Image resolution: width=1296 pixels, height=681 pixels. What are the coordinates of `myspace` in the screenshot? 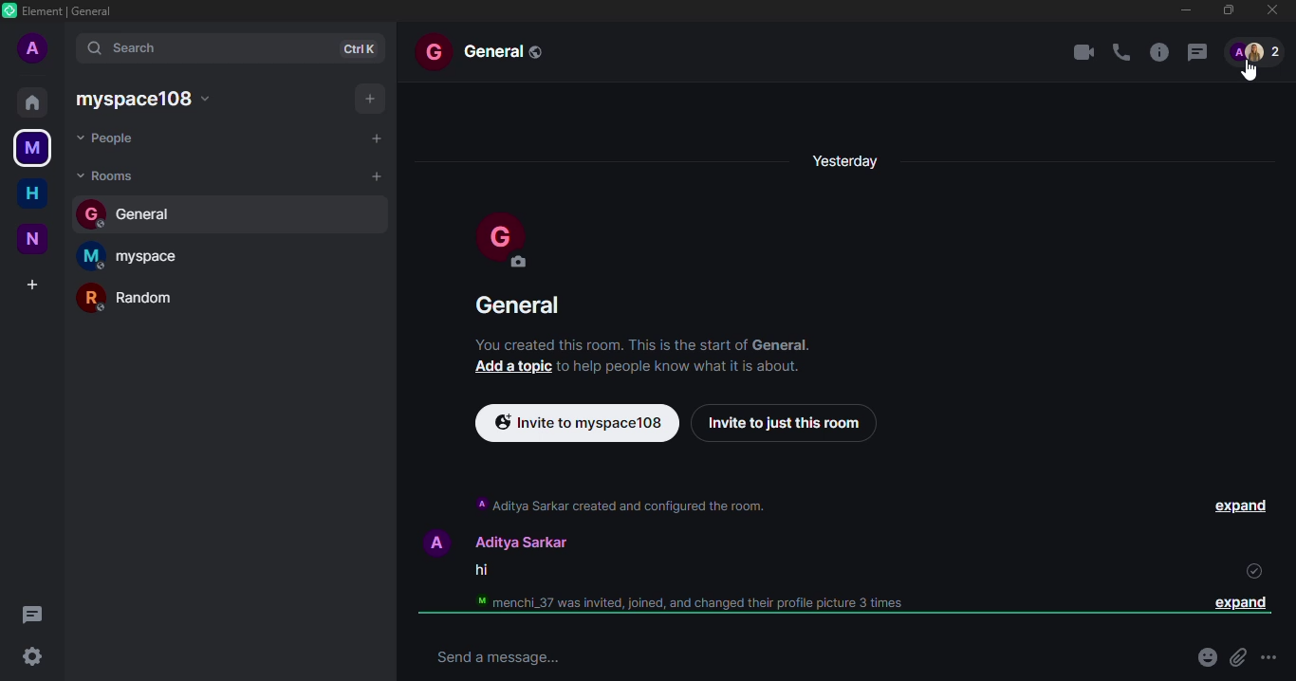 It's located at (32, 146).